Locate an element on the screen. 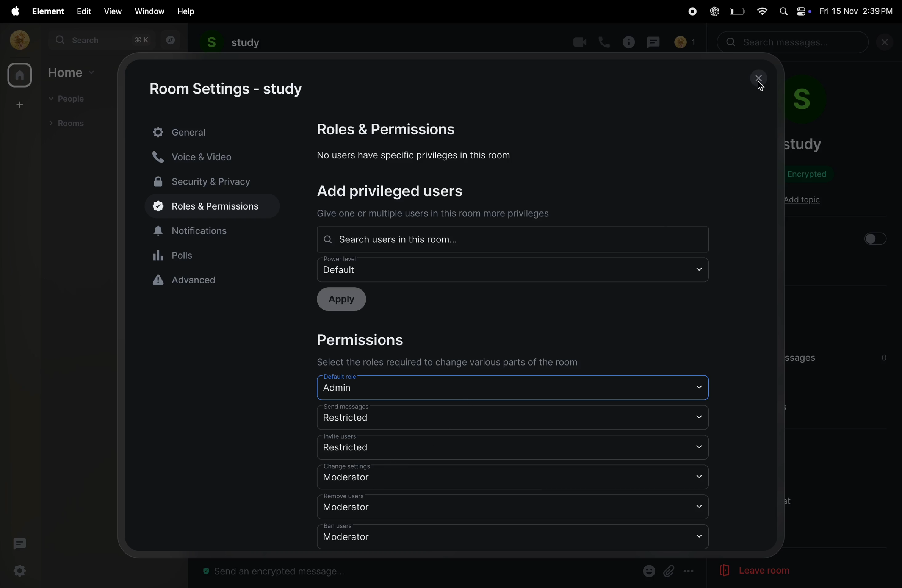 The height and width of the screenshot is (588, 902). view is located at coordinates (112, 11).